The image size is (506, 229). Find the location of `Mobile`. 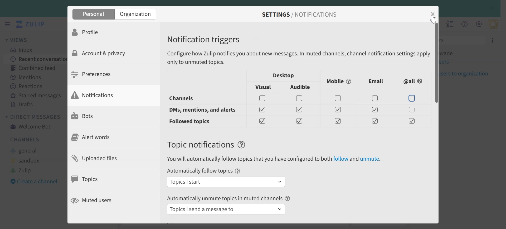

Mobile is located at coordinates (339, 82).